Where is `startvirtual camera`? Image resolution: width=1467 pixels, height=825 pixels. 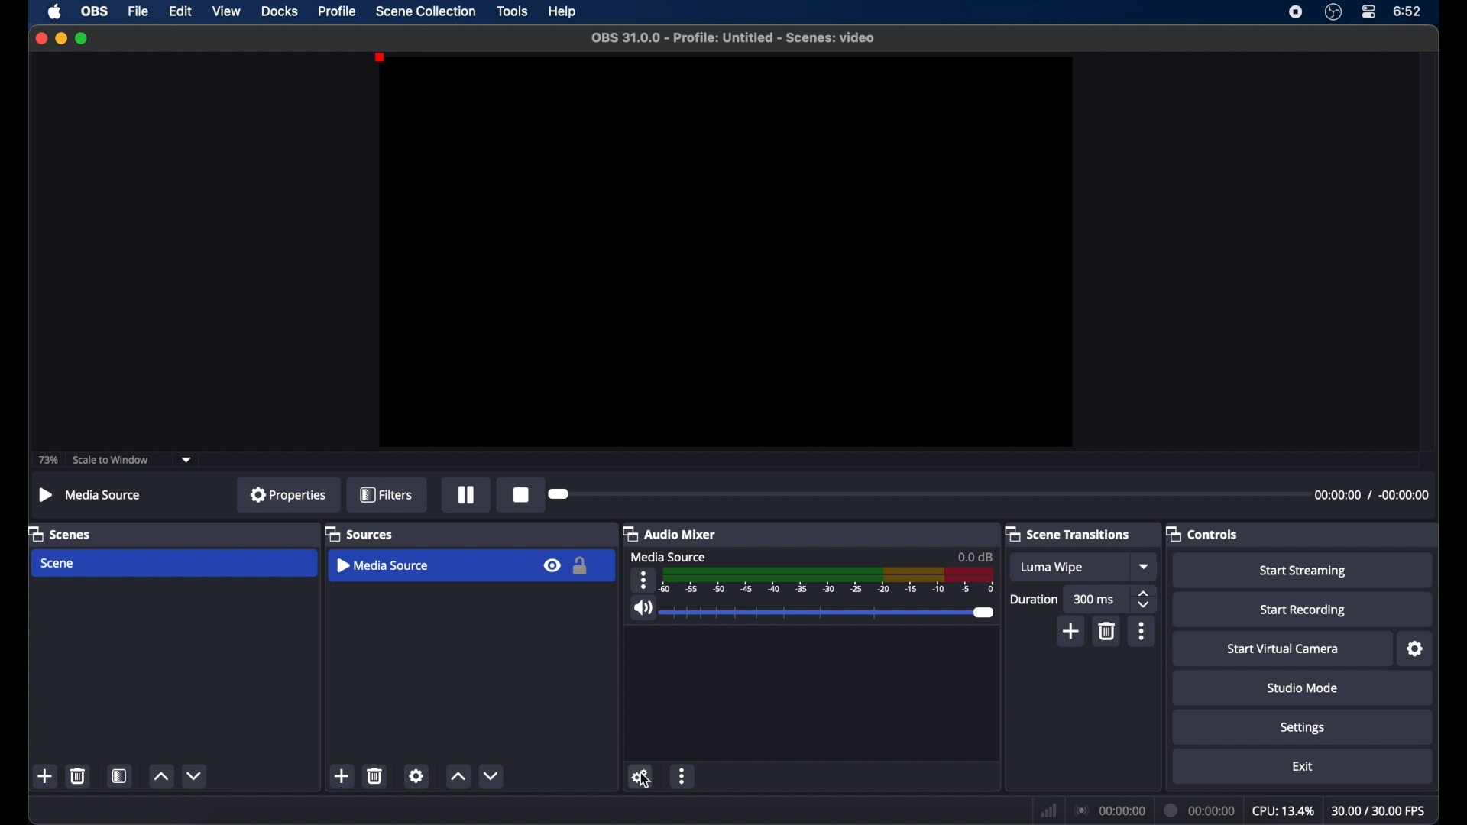 startvirtual camera is located at coordinates (1282, 649).